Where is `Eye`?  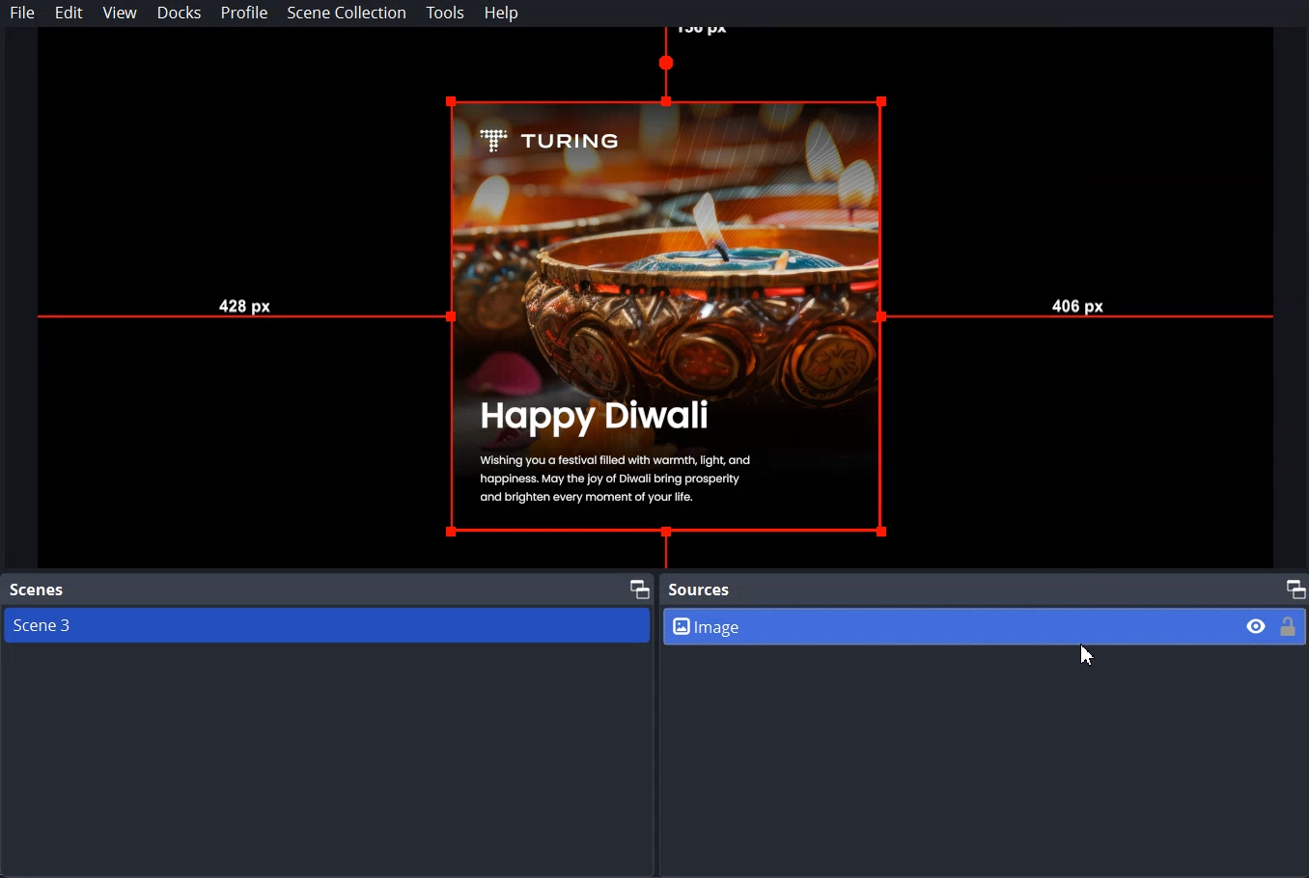 Eye is located at coordinates (1257, 625).